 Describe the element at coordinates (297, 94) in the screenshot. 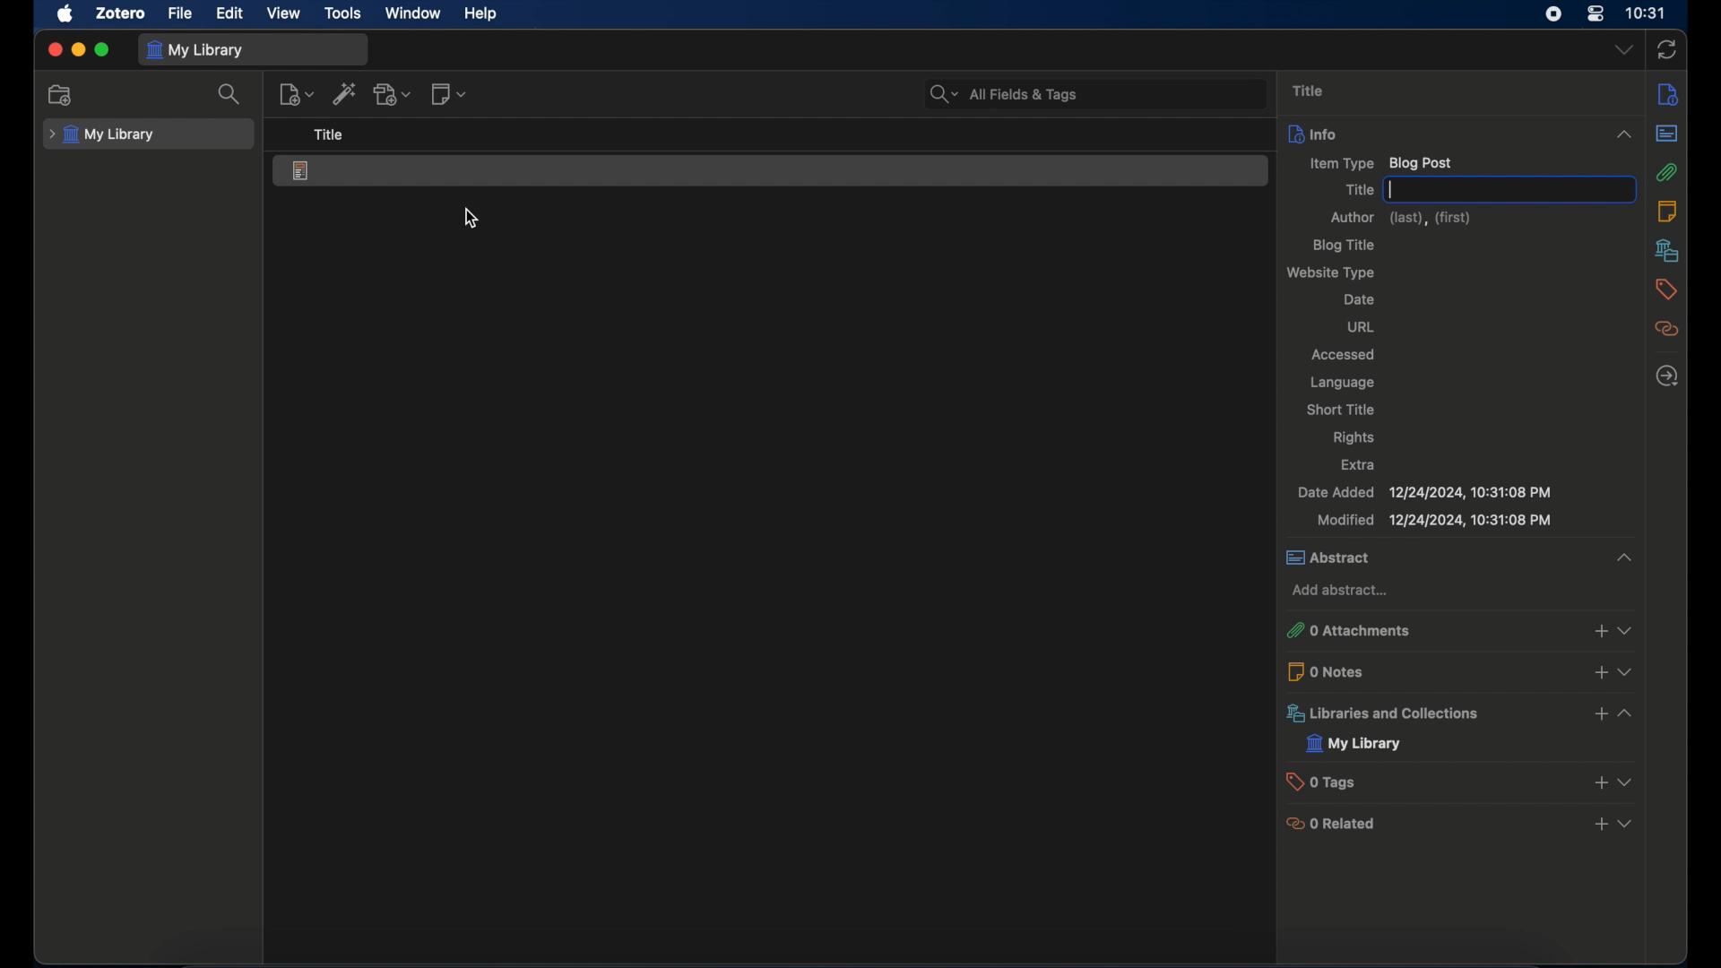

I see `new item` at that location.